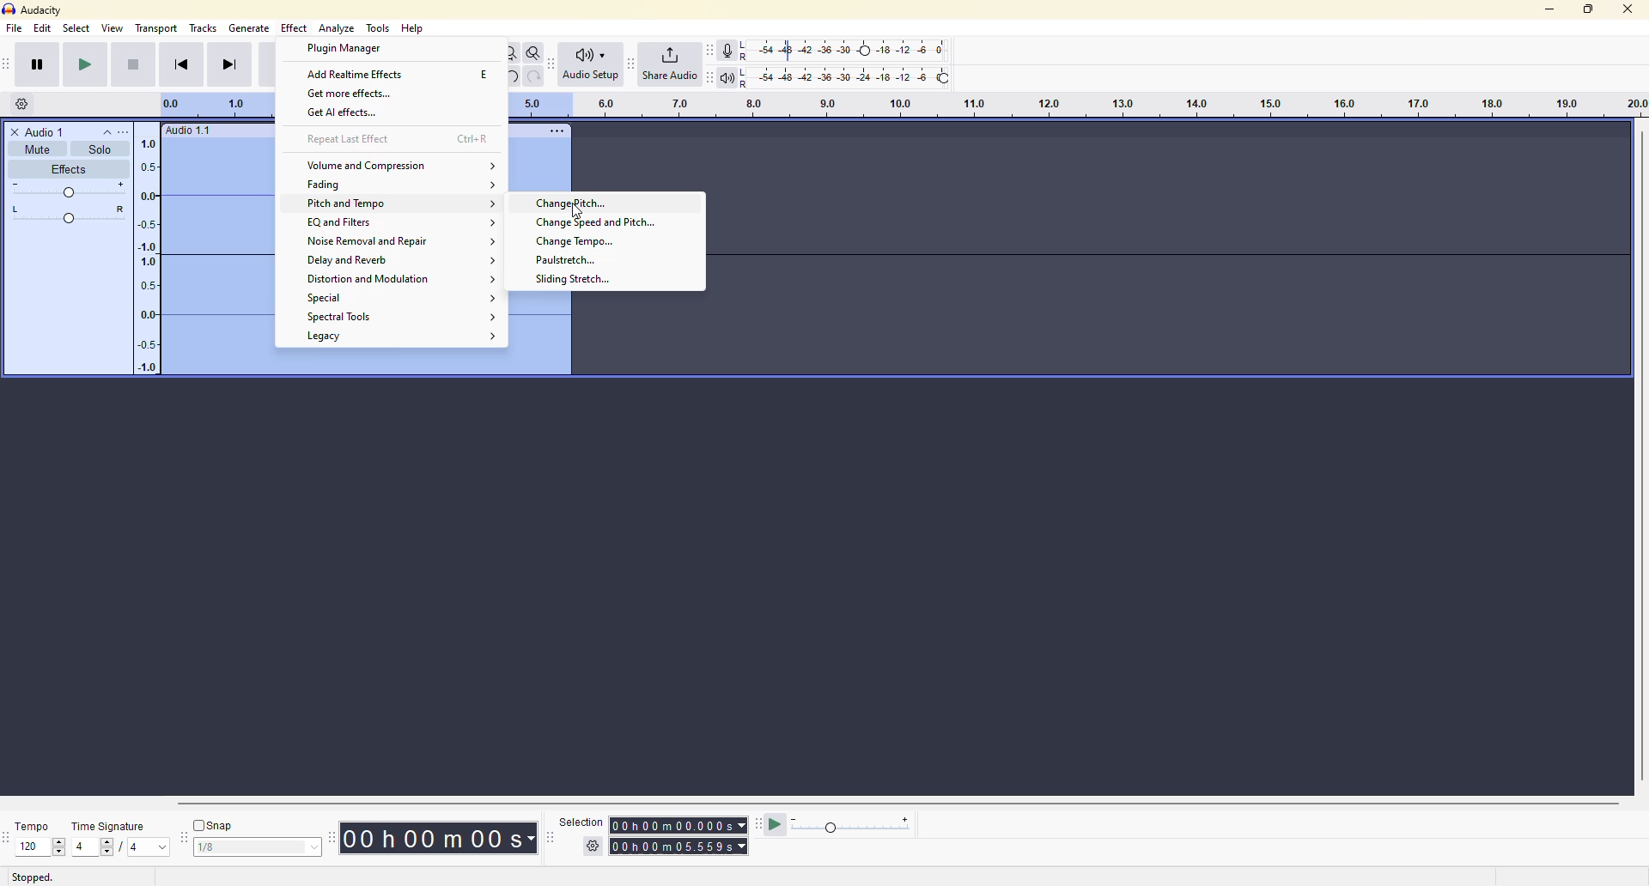  What do you see at coordinates (37, 64) in the screenshot?
I see `pause` at bounding box center [37, 64].